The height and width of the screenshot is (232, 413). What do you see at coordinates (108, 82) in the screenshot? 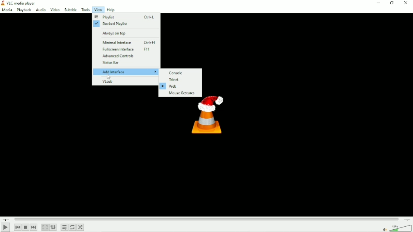
I see `VLsub` at bounding box center [108, 82].